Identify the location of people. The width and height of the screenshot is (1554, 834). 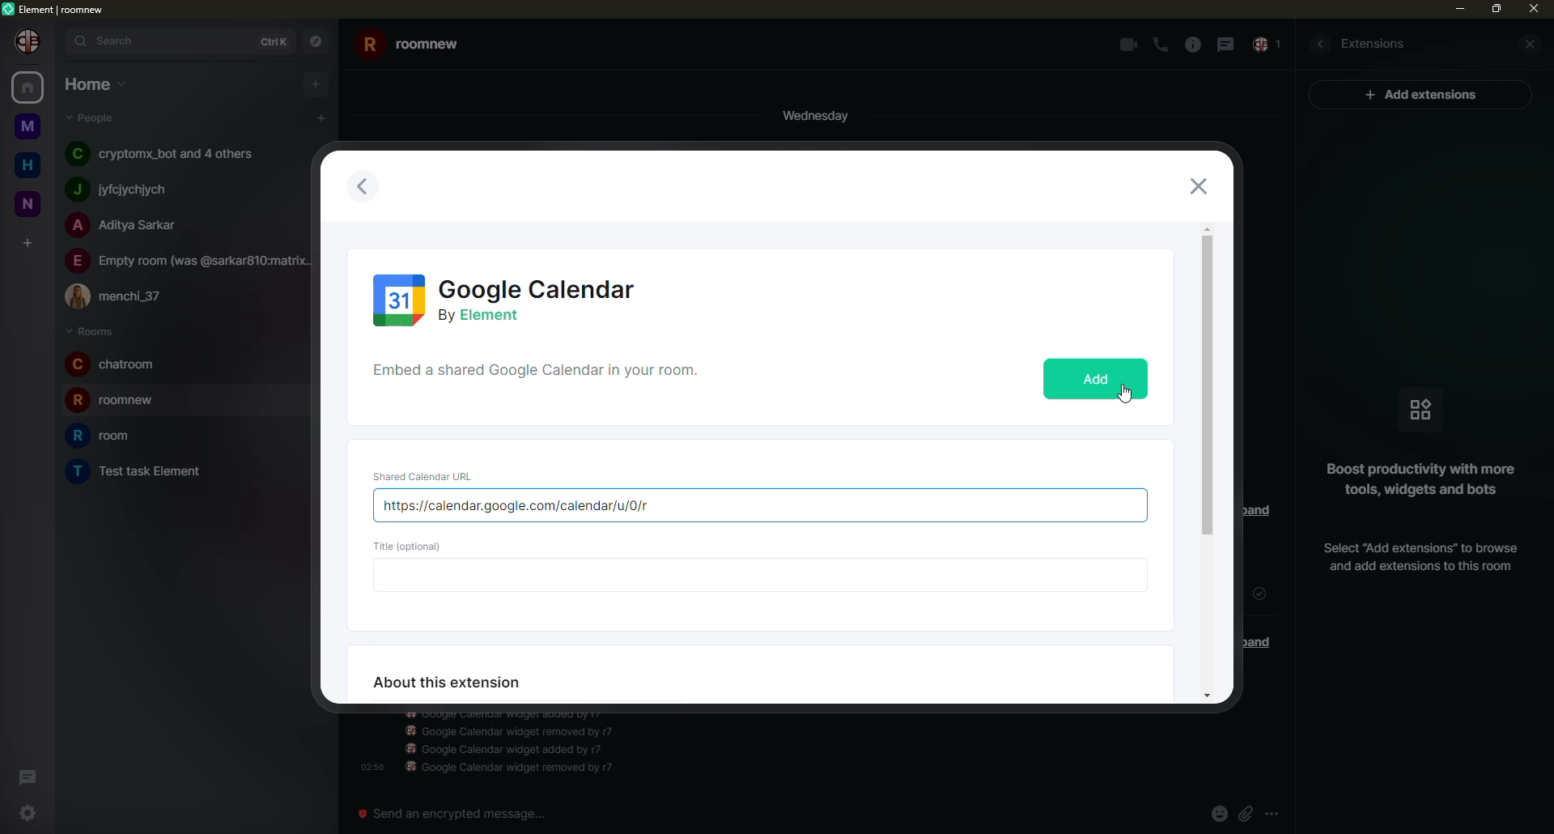
(190, 261).